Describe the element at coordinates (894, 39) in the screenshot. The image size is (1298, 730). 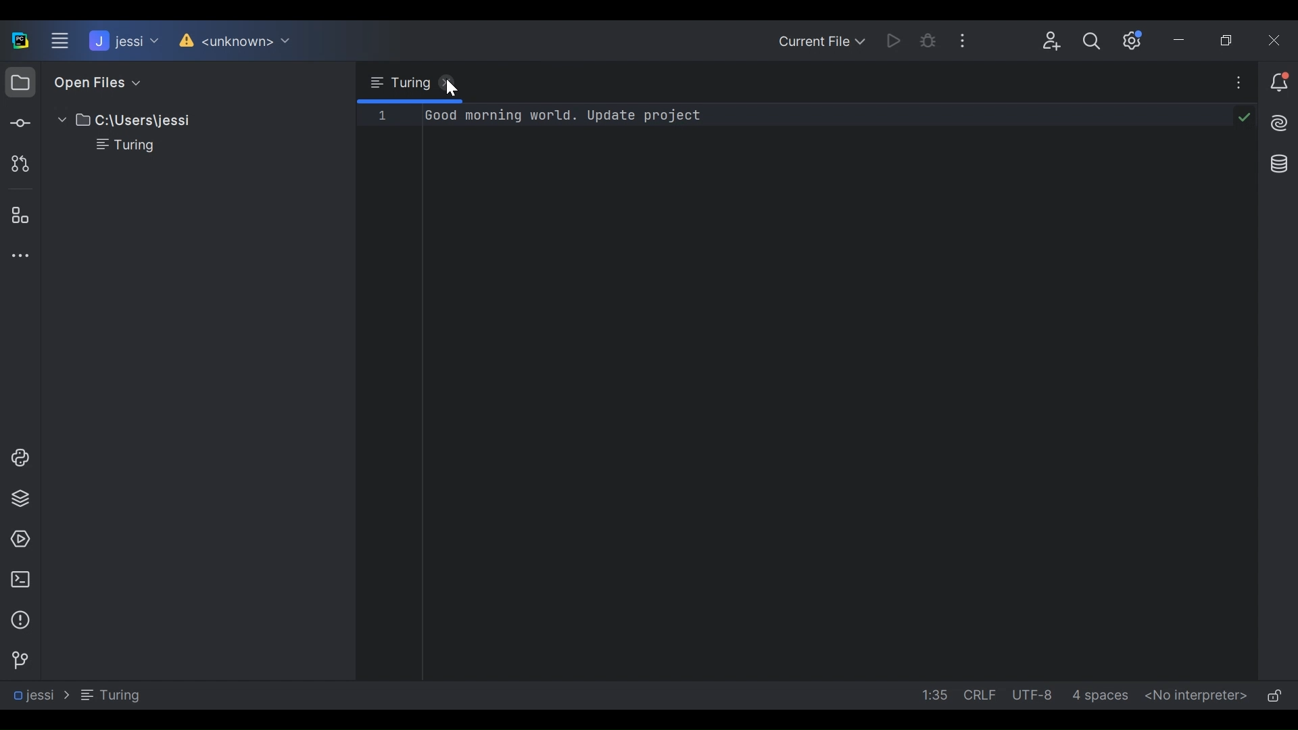
I see `Run` at that location.